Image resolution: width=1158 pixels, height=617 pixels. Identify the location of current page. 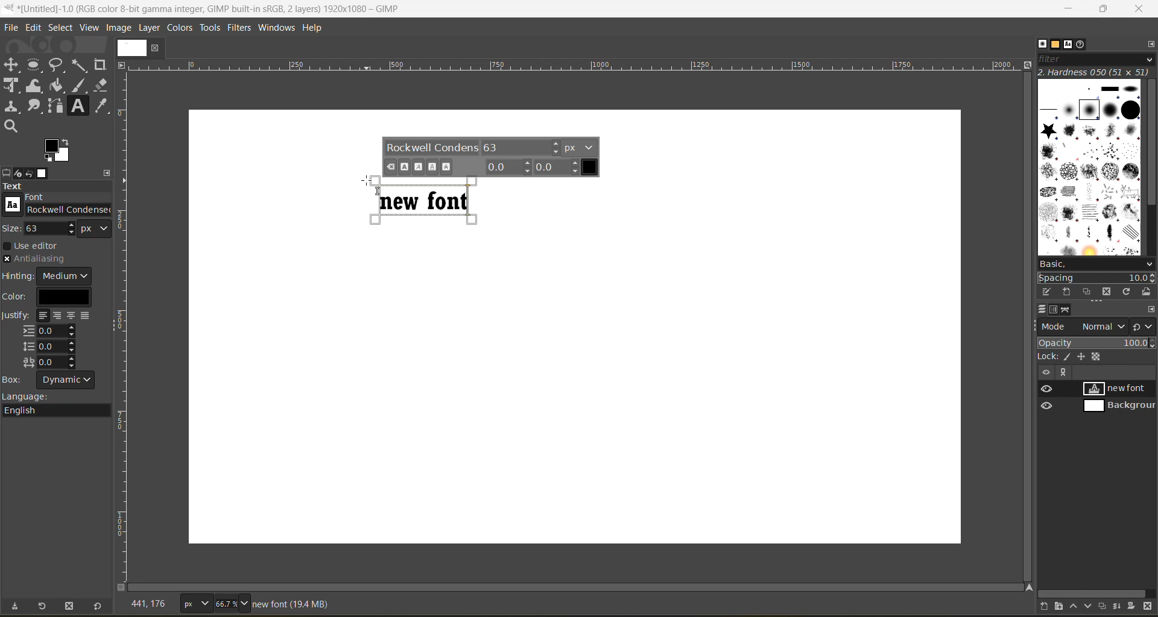
(141, 47).